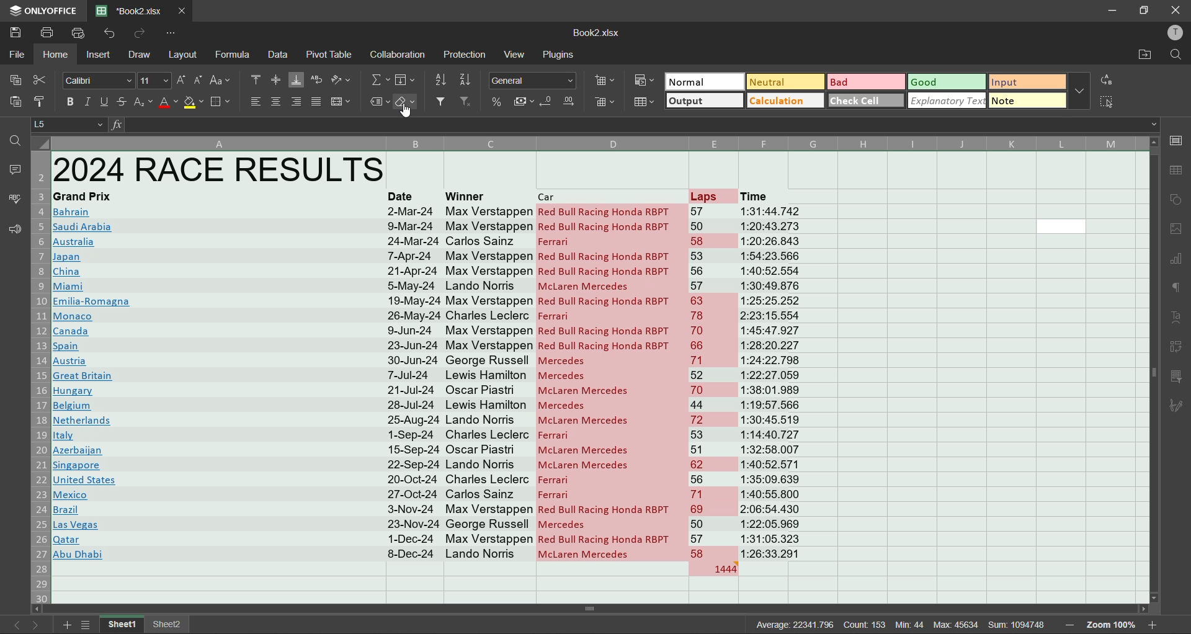 Image resolution: width=1191 pixels, height=634 pixels. Describe the element at coordinates (279, 54) in the screenshot. I see `data` at that location.